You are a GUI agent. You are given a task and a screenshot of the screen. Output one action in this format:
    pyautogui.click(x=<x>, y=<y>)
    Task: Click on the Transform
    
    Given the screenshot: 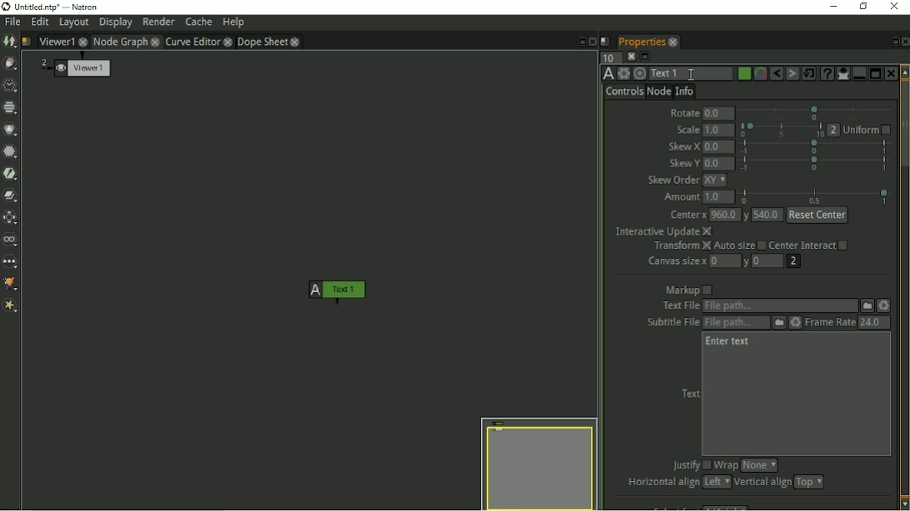 What is the action you would take?
    pyautogui.click(x=680, y=246)
    